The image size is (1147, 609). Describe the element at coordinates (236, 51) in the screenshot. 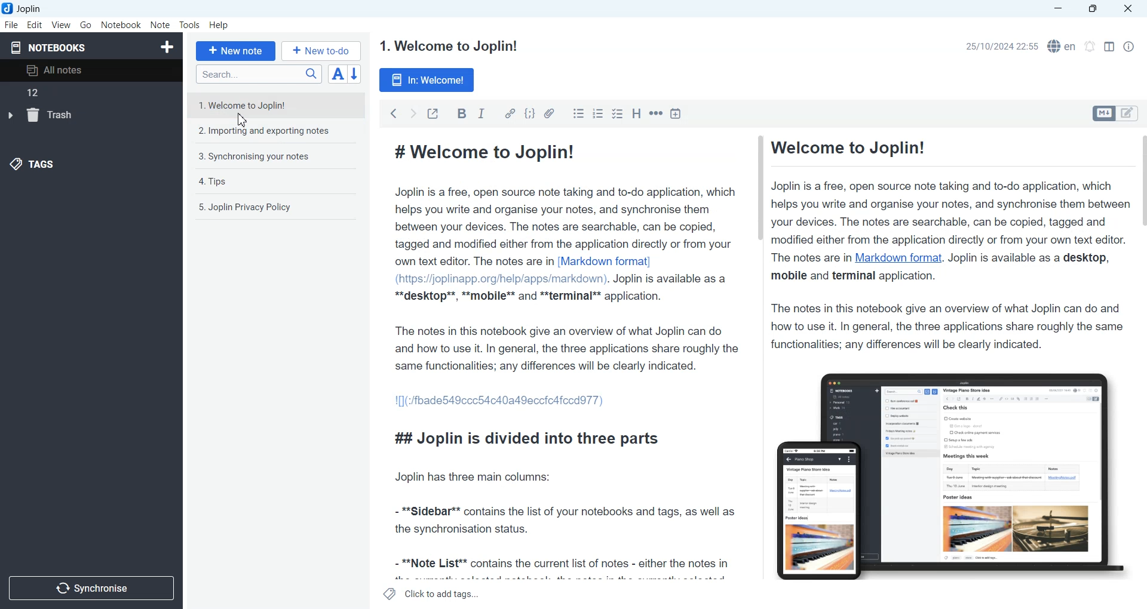

I see `+ New note` at that location.